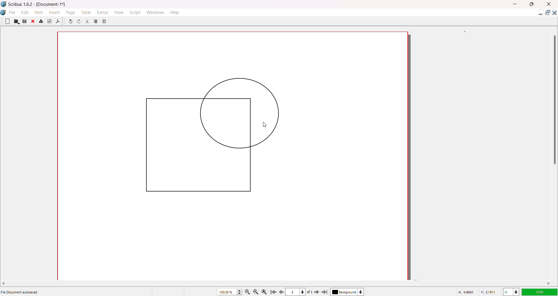 The width and height of the screenshot is (558, 296). What do you see at coordinates (4, 4) in the screenshot?
I see `Logo` at bounding box center [4, 4].